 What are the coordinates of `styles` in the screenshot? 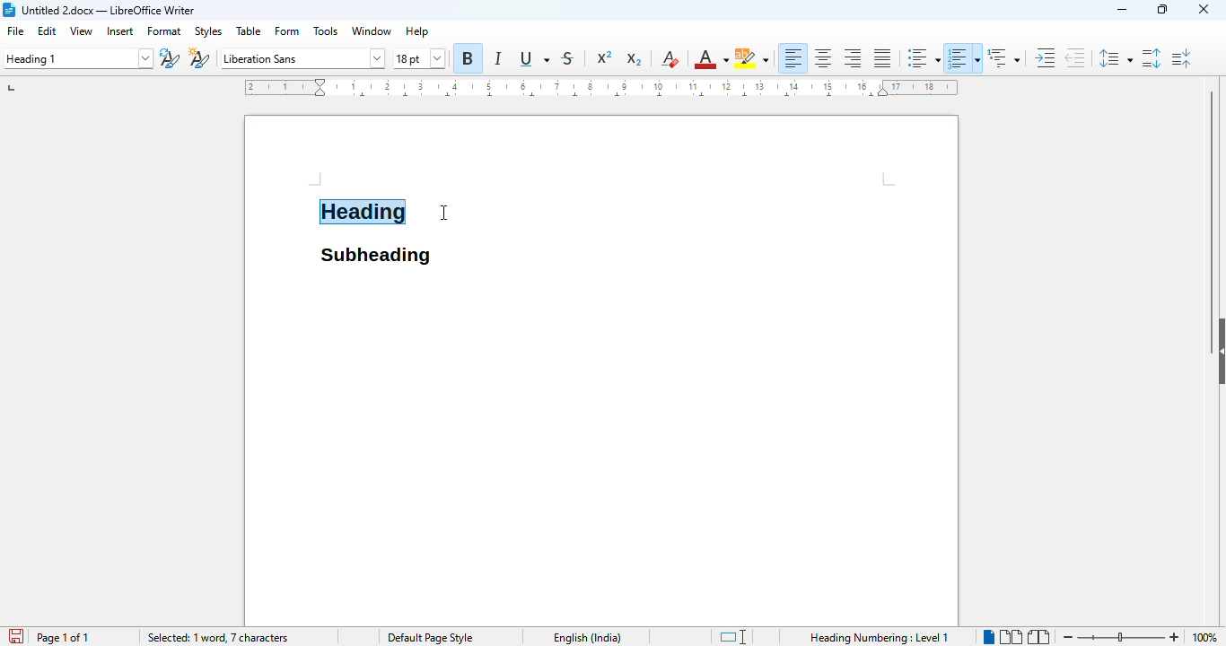 It's located at (208, 32).